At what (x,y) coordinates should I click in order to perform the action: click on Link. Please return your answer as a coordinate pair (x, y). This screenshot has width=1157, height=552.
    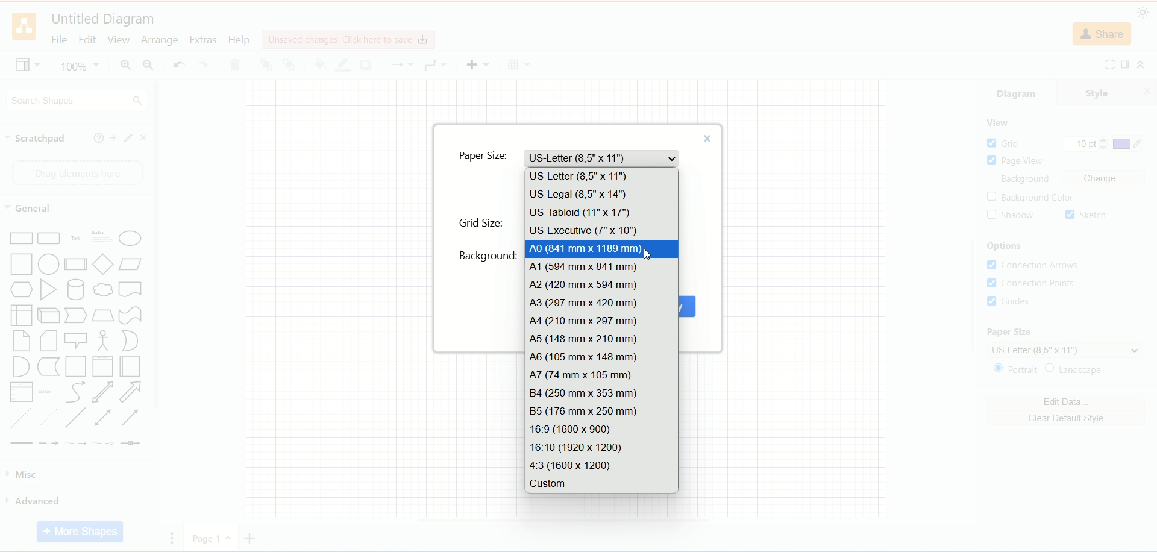
    Looking at the image, I should click on (21, 444).